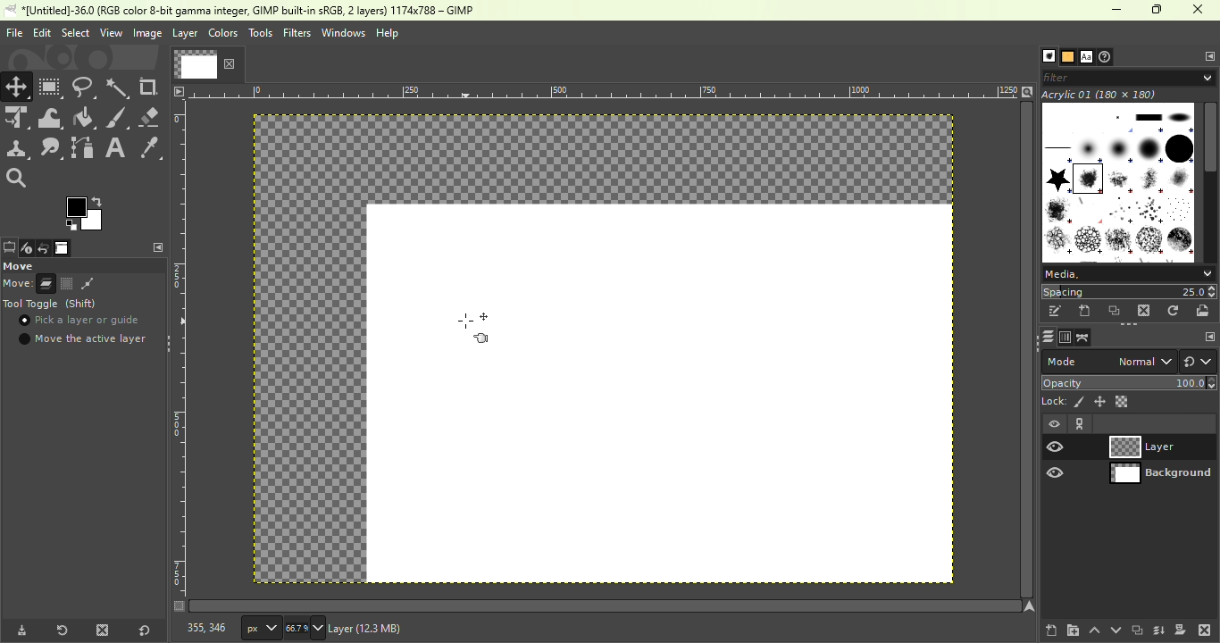 This screenshot has height=643, width=1220. What do you see at coordinates (113, 283) in the screenshot?
I see `Intersect with the current selection` at bounding box center [113, 283].